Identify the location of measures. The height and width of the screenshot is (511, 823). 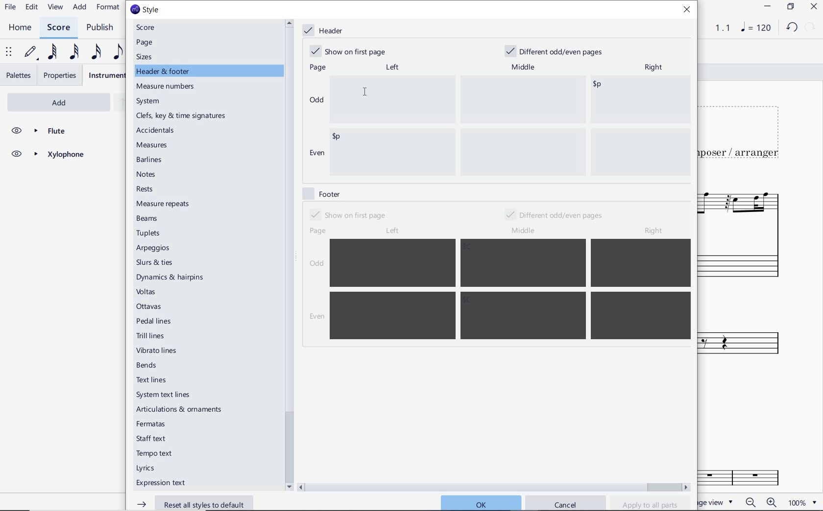
(153, 146).